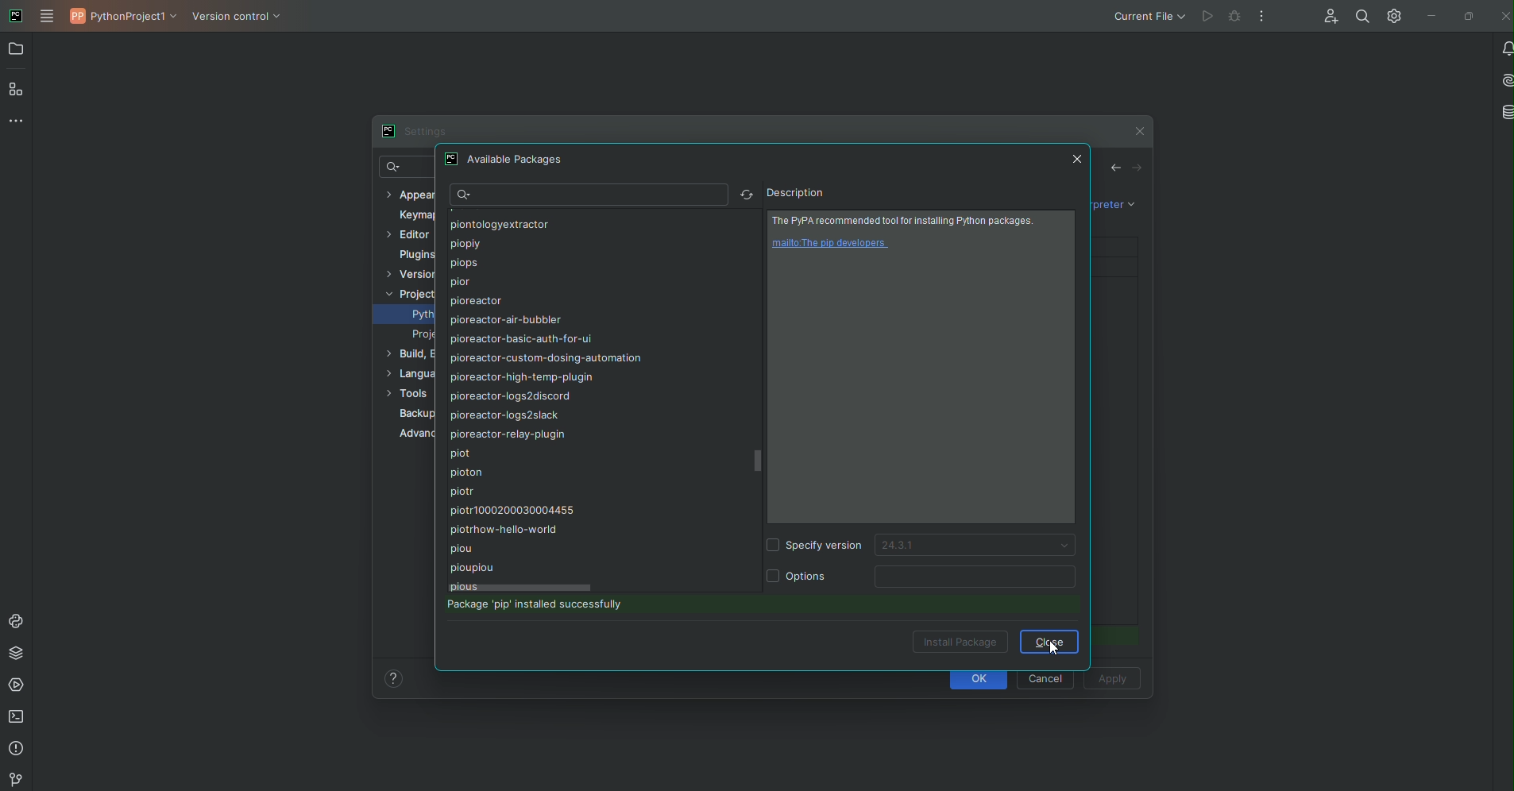 Image resolution: width=1514 pixels, height=791 pixels. What do you see at coordinates (392, 677) in the screenshot?
I see `Help` at bounding box center [392, 677].